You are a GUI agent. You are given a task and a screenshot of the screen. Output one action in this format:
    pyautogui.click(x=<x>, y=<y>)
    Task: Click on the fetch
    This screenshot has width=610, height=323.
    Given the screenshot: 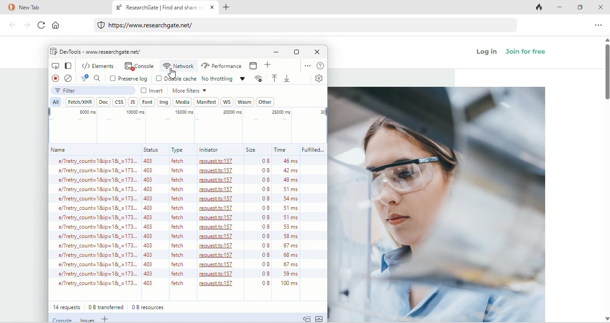 What is the action you would take?
    pyautogui.click(x=79, y=101)
    